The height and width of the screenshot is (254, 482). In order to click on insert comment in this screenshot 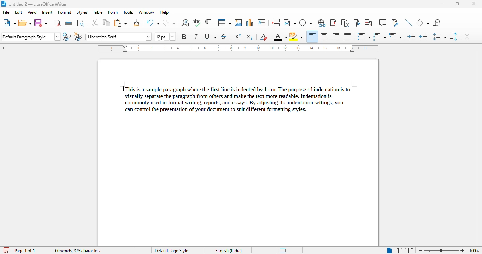, I will do `click(382, 23)`.